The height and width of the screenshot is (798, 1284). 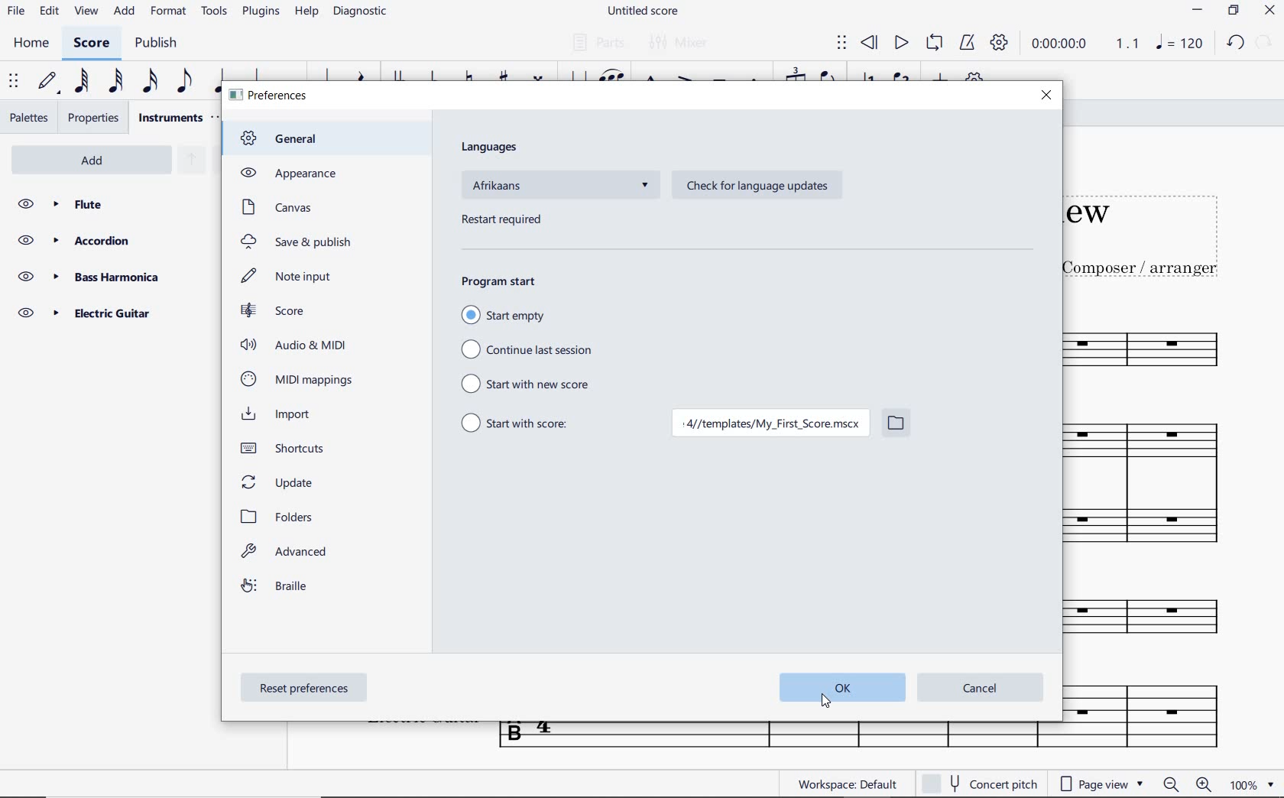 What do you see at coordinates (281, 517) in the screenshot?
I see `folders` at bounding box center [281, 517].